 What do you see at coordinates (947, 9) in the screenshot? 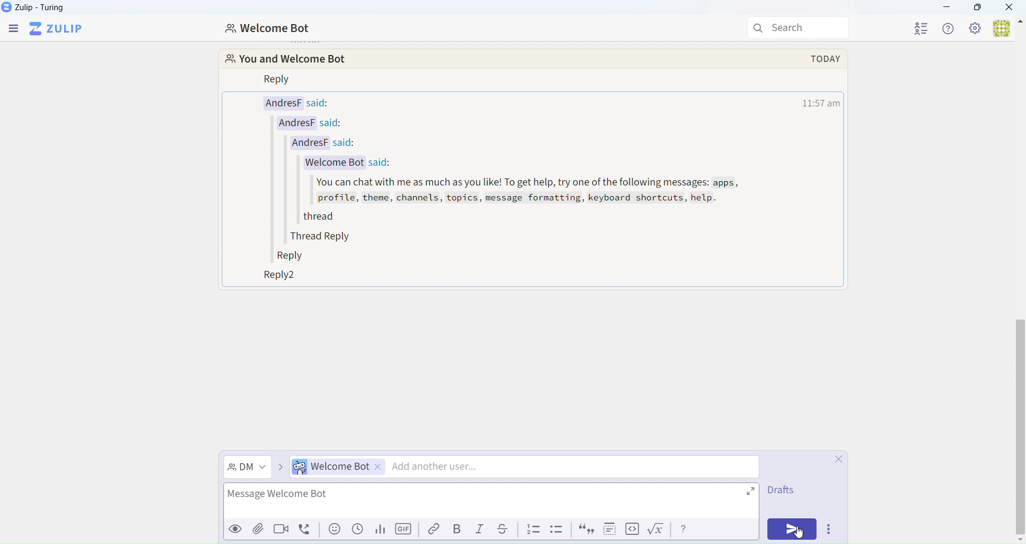
I see `` at bounding box center [947, 9].